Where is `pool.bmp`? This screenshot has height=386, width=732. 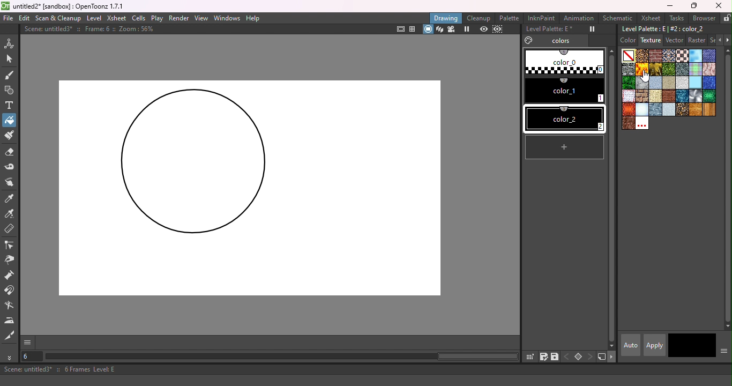 pool.bmp is located at coordinates (709, 83).